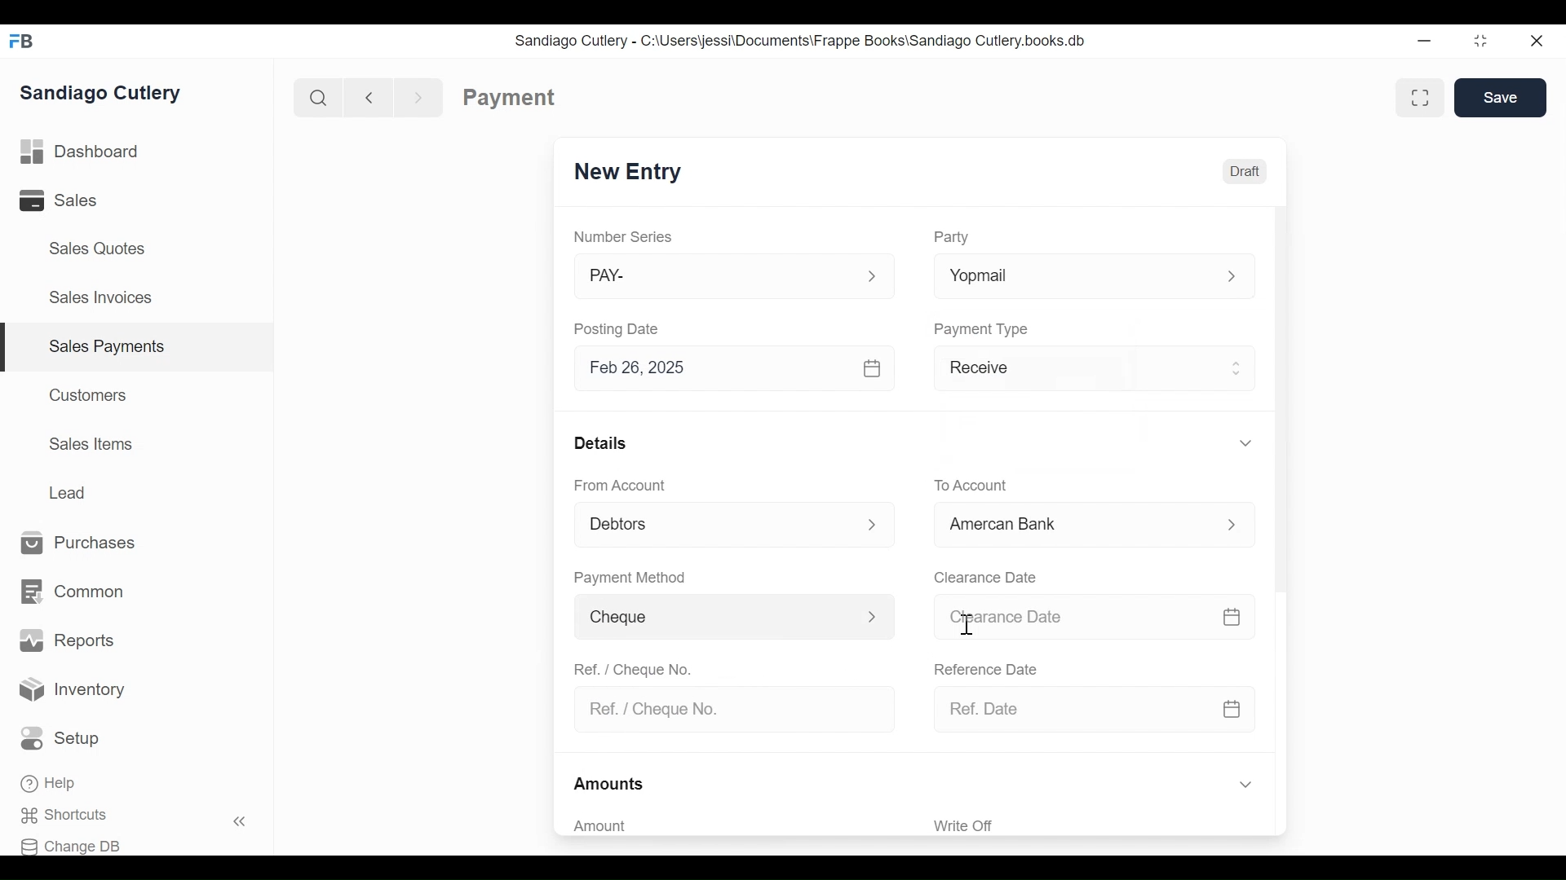 The image size is (1566, 880). I want to click on Receive, so click(1073, 371).